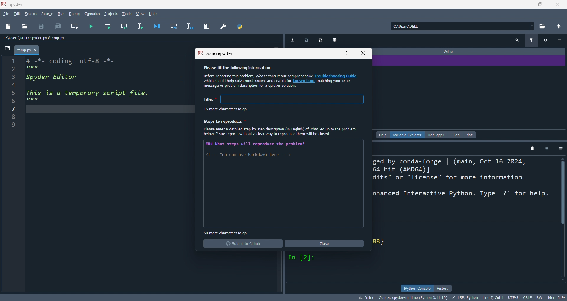  Describe the element at coordinates (74, 14) in the screenshot. I see `debug` at that location.